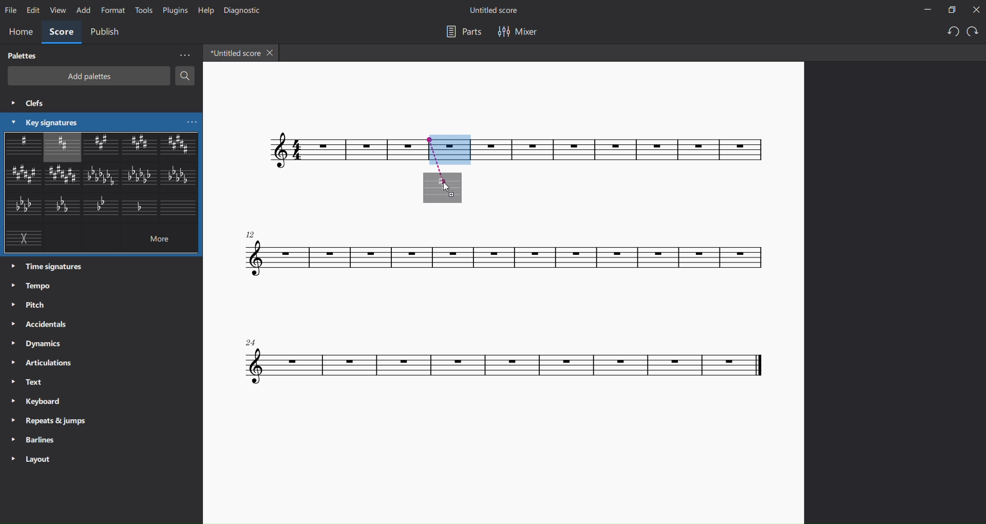  What do you see at coordinates (102, 148) in the screenshot?
I see `other key signatures` at bounding box center [102, 148].